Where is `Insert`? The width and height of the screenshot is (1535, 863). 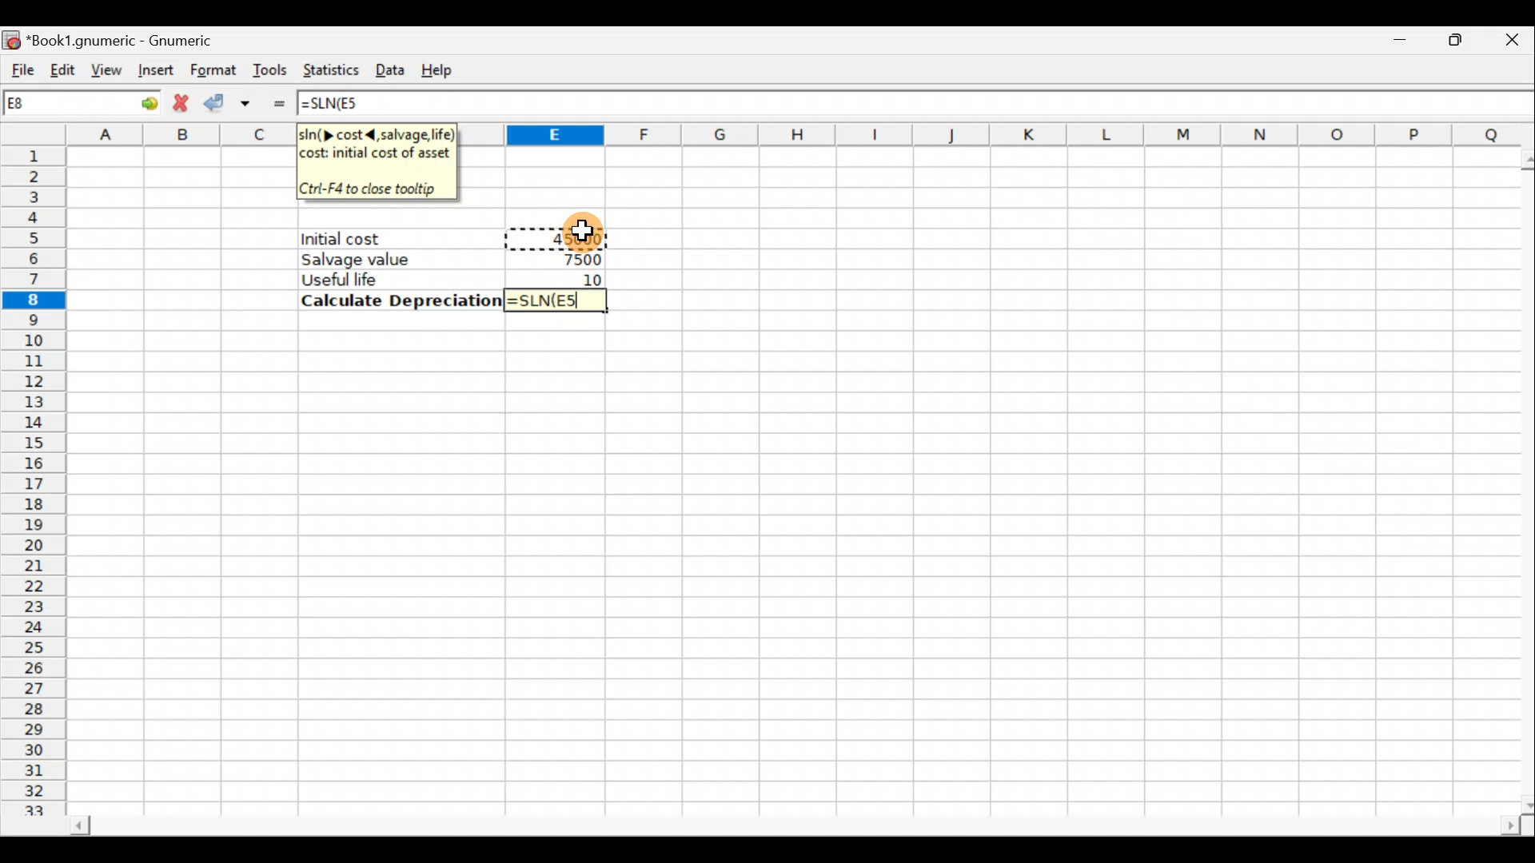 Insert is located at coordinates (153, 70).